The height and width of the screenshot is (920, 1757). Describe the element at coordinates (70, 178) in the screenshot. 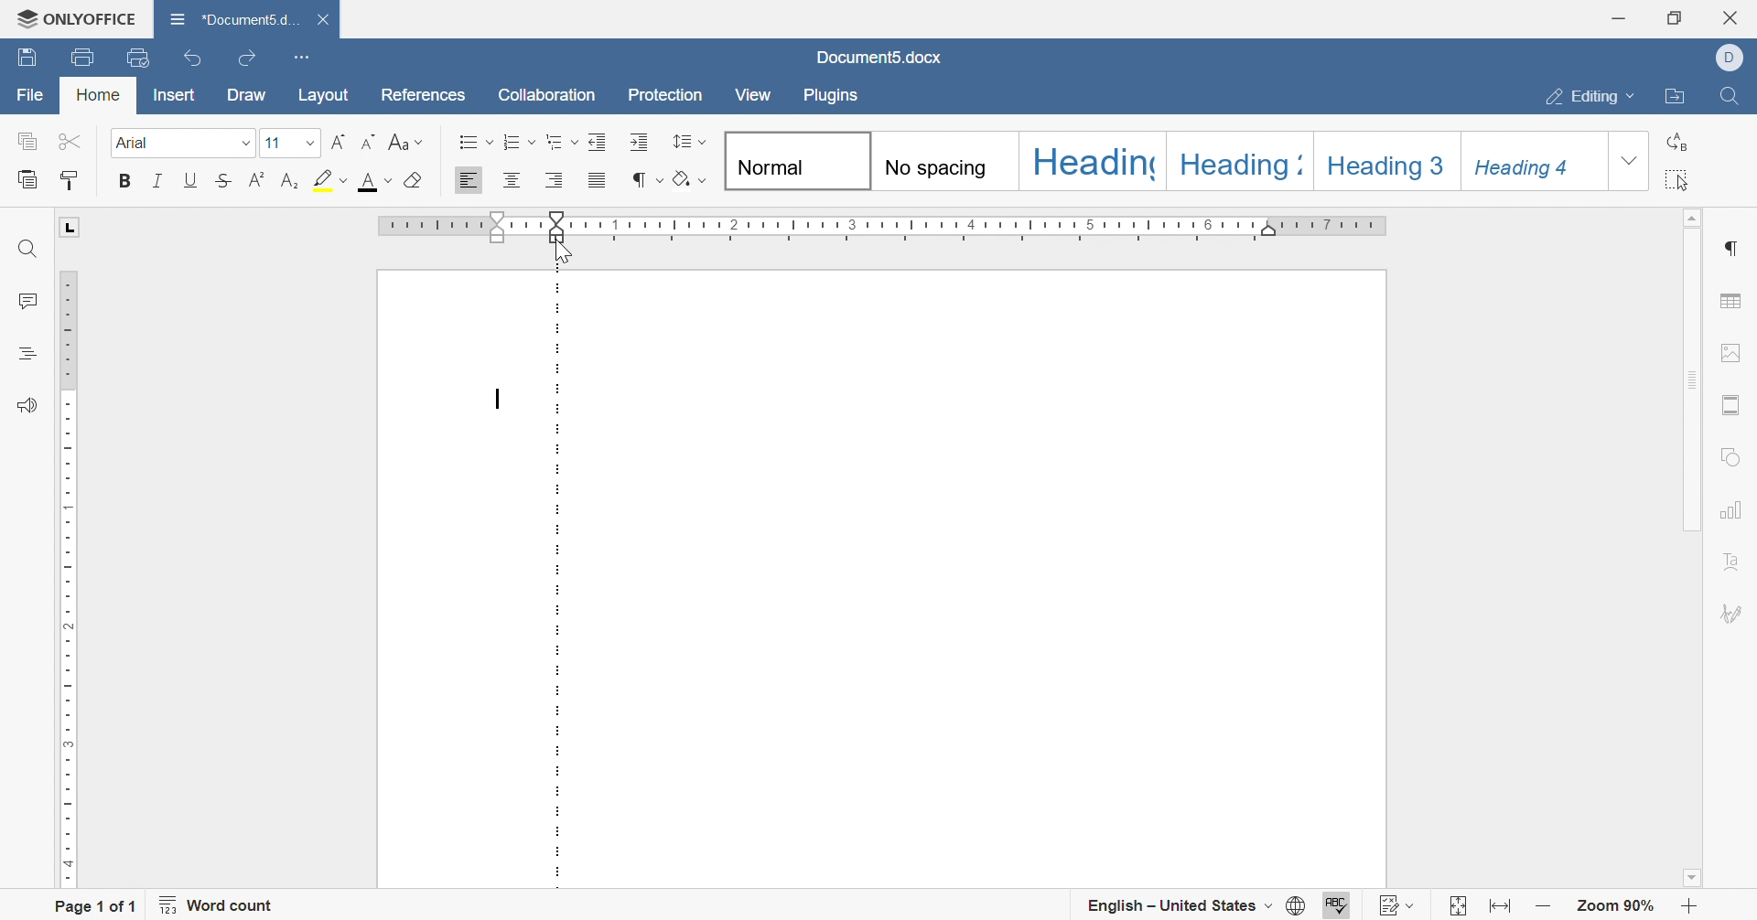

I see `copy style` at that location.